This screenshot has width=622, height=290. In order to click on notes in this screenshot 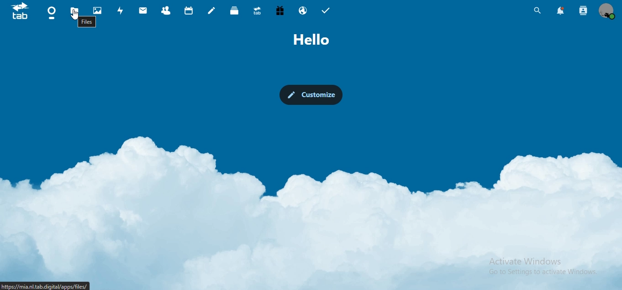, I will do `click(211, 11)`.